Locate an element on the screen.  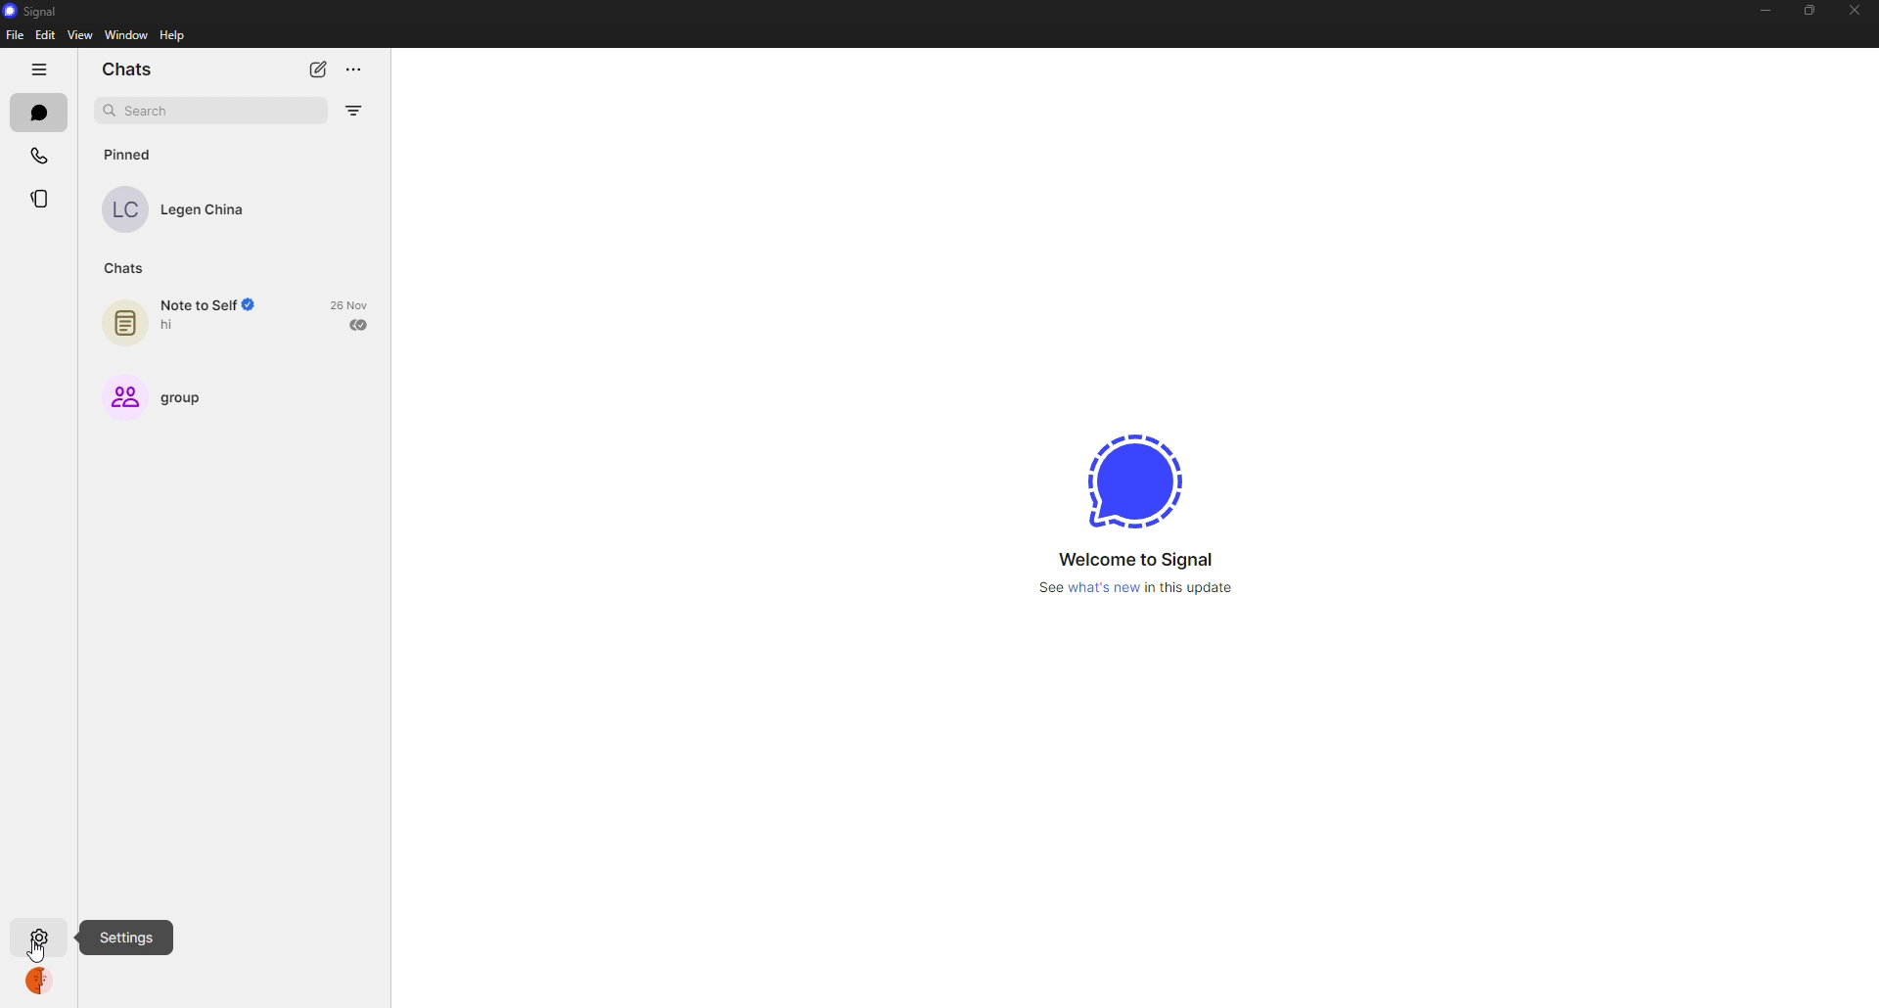
settings is located at coordinates (126, 936).